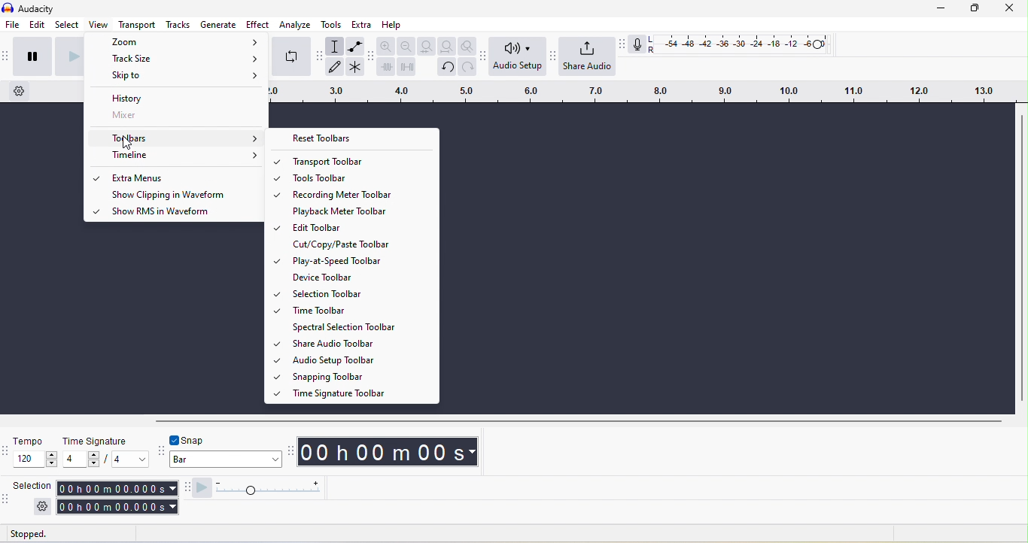 This screenshot has width=1028, height=543. What do you see at coordinates (319, 56) in the screenshot?
I see `audacity tools toolbar` at bounding box center [319, 56].